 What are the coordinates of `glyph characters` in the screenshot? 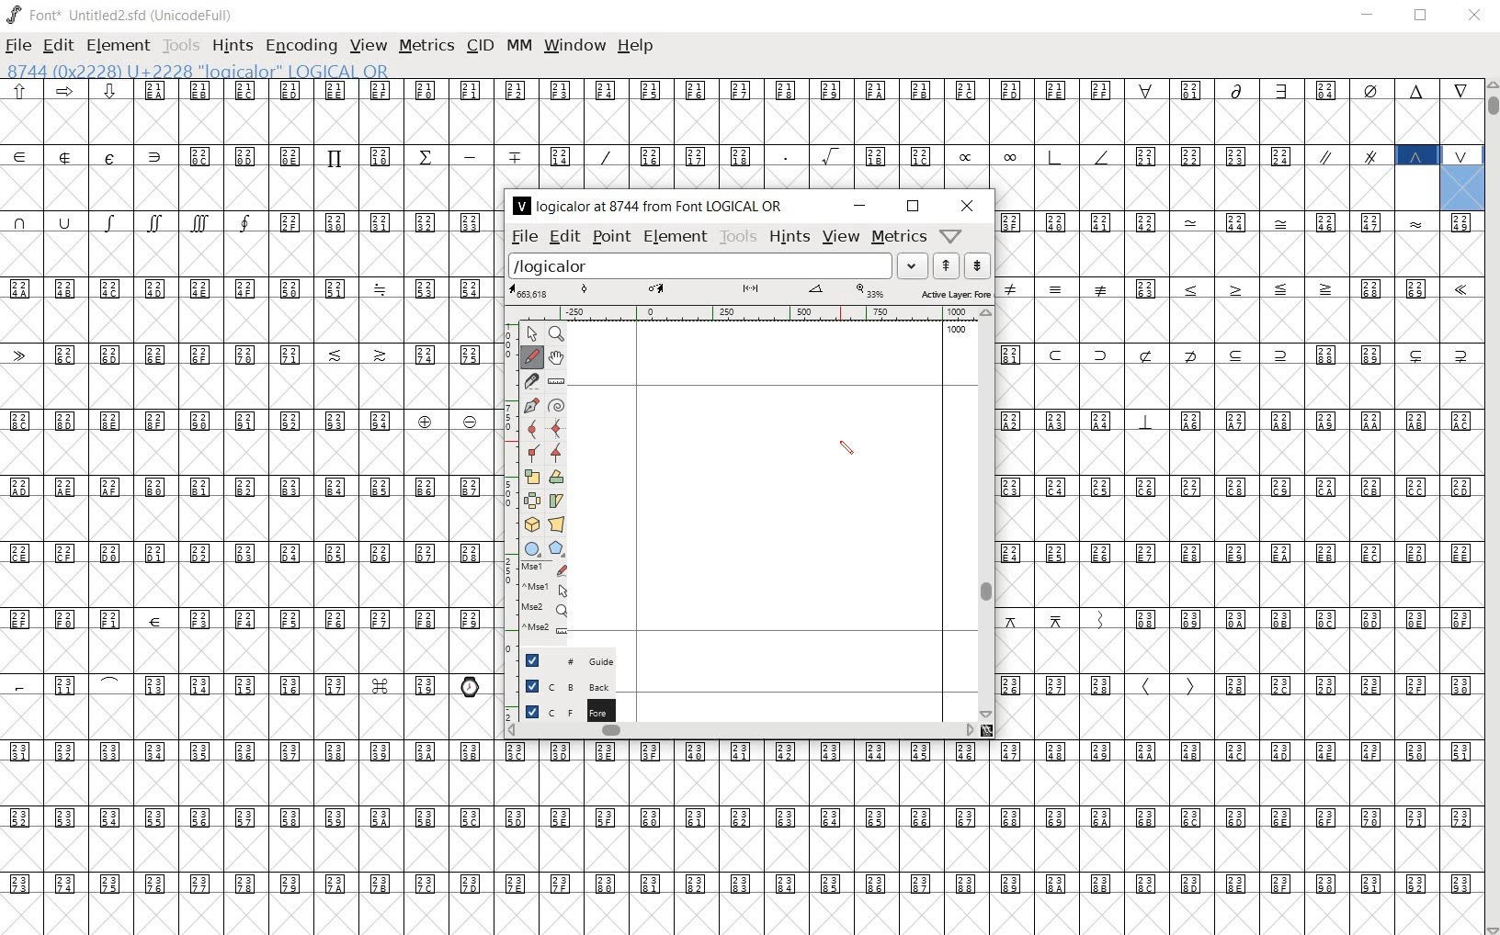 It's located at (1240, 540).